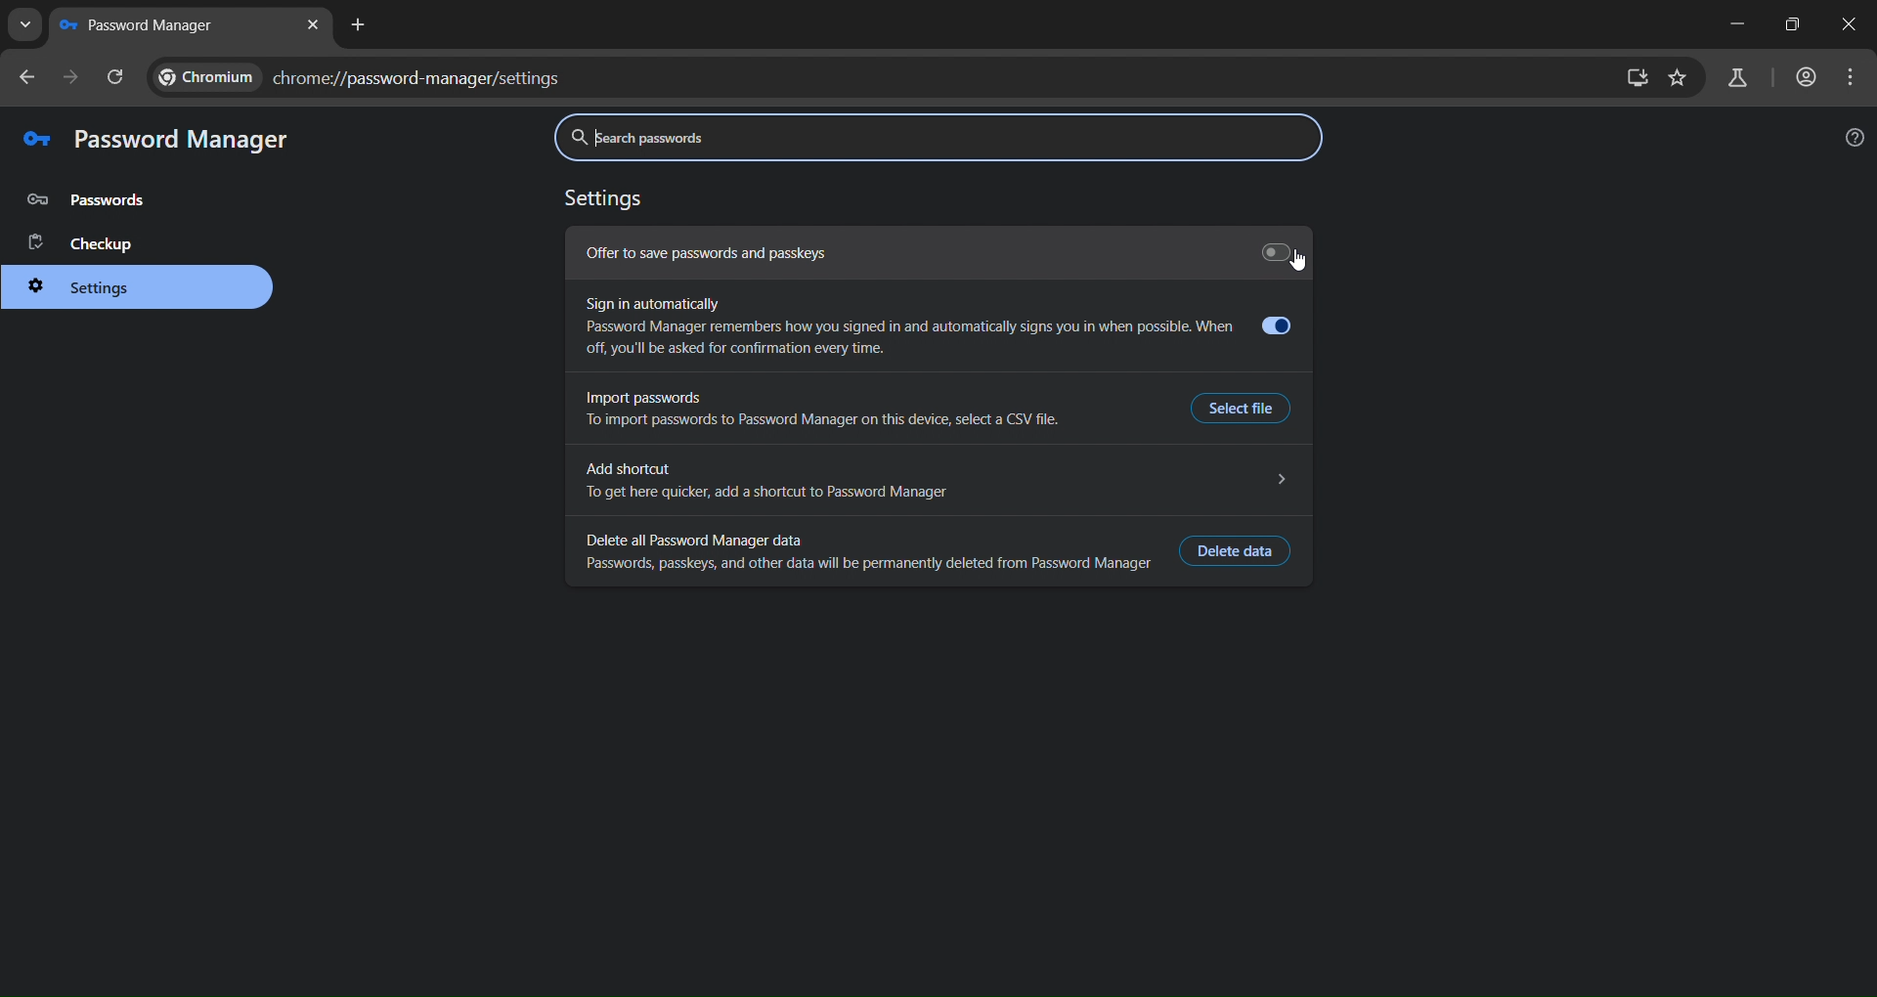 Image resolution: width=1877 pixels, height=997 pixels. Describe the element at coordinates (359, 25) in the screenshot. I see `new tab` at that location.